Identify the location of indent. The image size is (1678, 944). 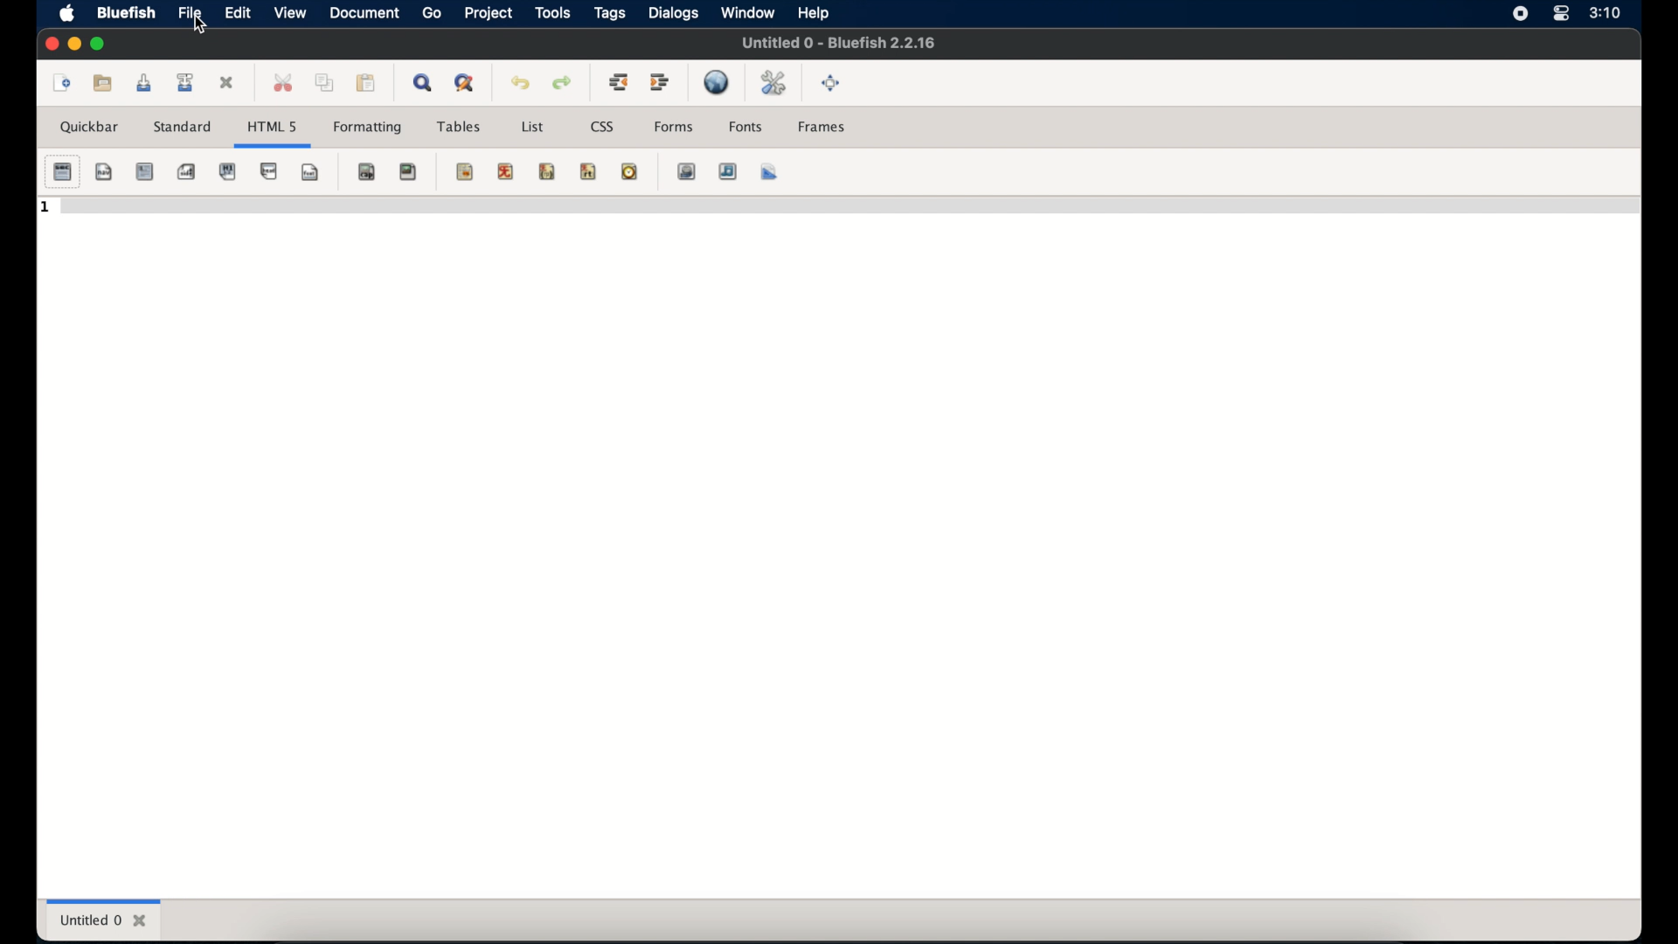
(661, 82).